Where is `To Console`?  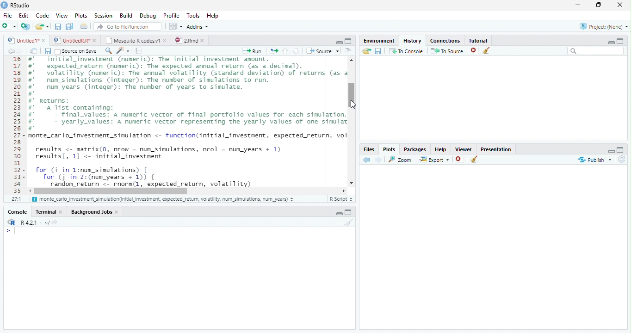
To Console is located at coordinates (406, 51).